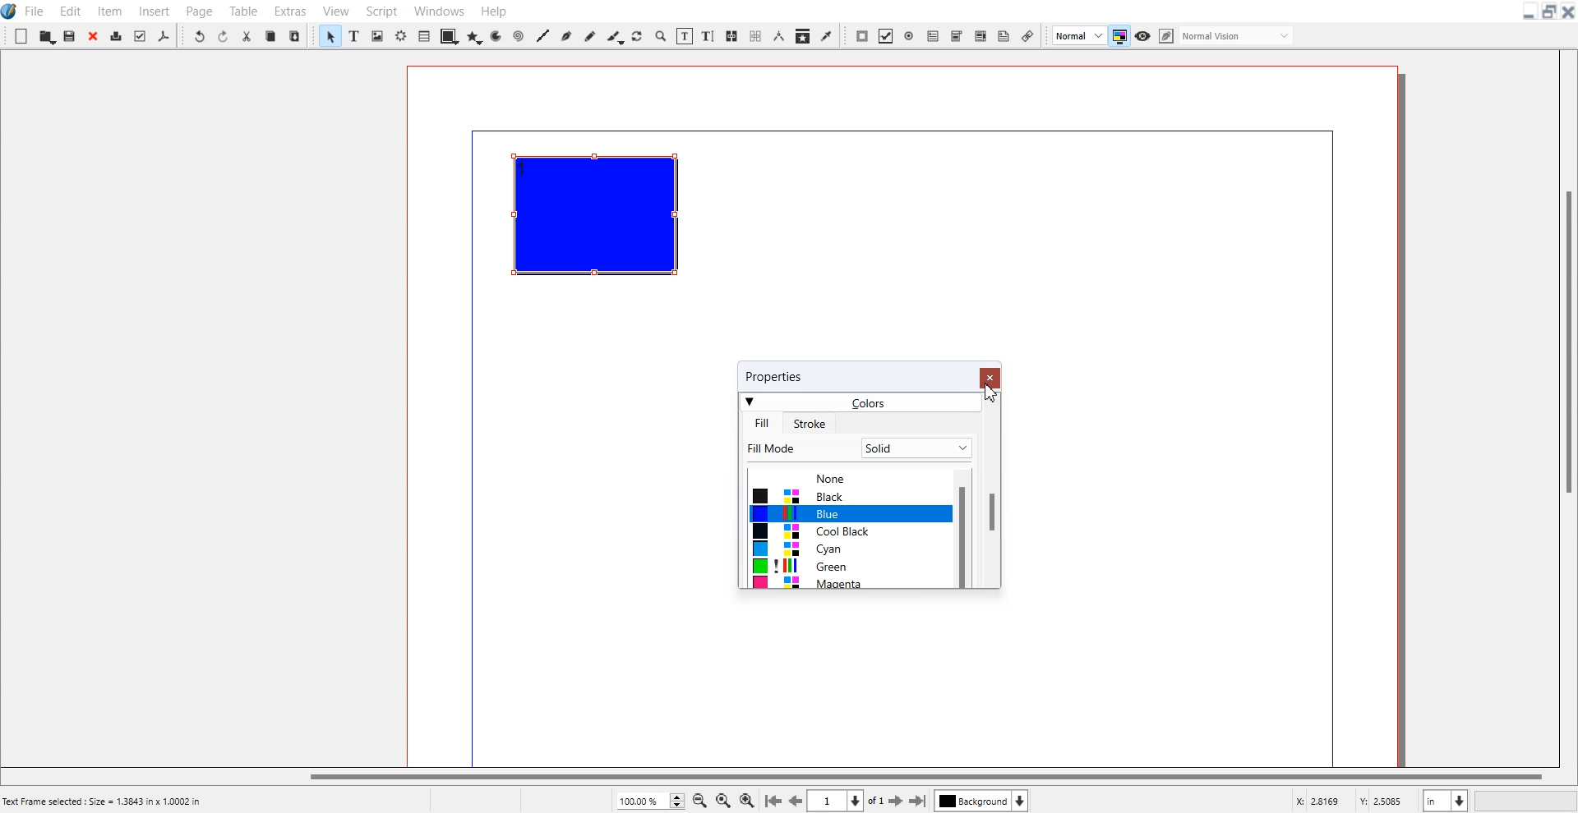 Image resolution: width=1578 pixels, height=813 pixels. What do you see at coordinates (400, 35) in the screenshot?
I see `Render frame` at bounding box center [400, 35].